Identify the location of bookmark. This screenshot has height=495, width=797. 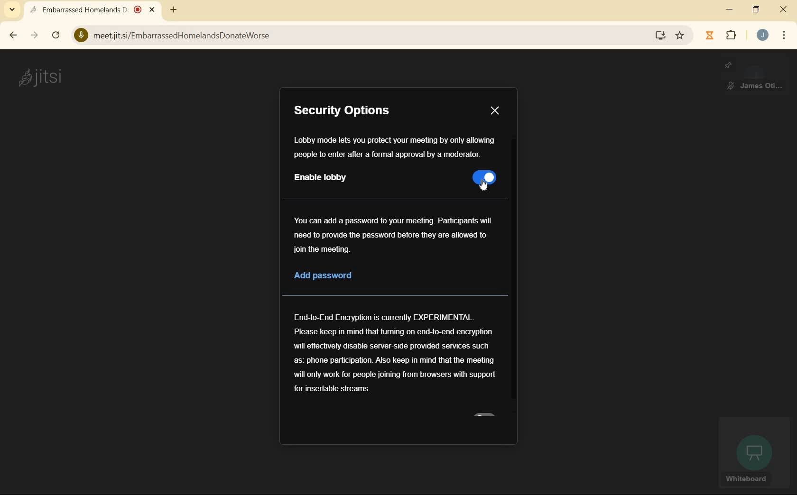
(681, 35).